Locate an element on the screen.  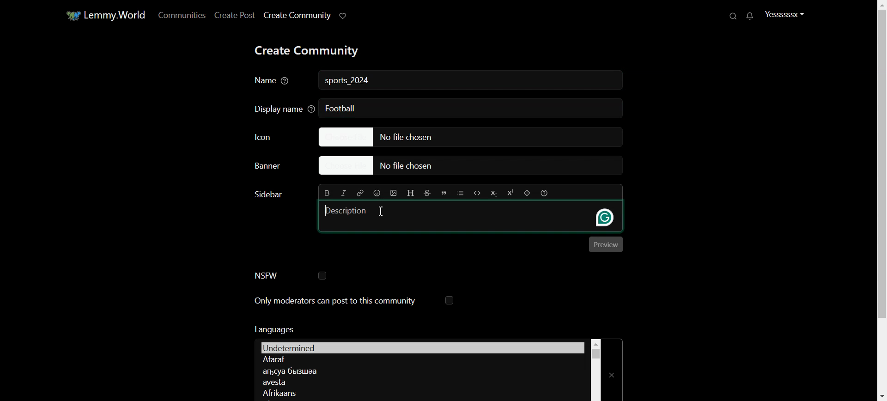
Create Post is located at coordinates (234, 15).